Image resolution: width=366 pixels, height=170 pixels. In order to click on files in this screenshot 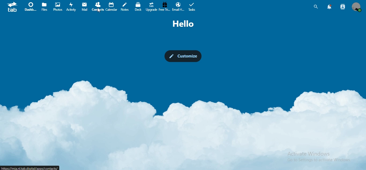, I will do `click(45, 6)`.